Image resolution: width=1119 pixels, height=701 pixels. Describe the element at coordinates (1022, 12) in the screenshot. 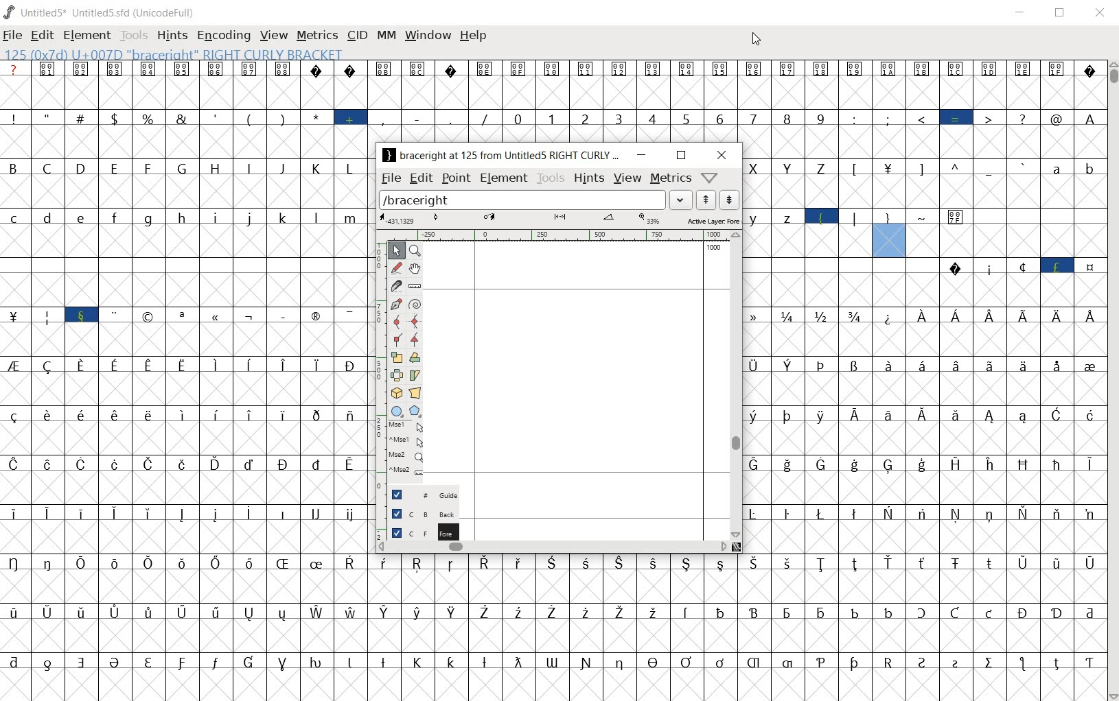

I see `MINIMIZE` at that location.